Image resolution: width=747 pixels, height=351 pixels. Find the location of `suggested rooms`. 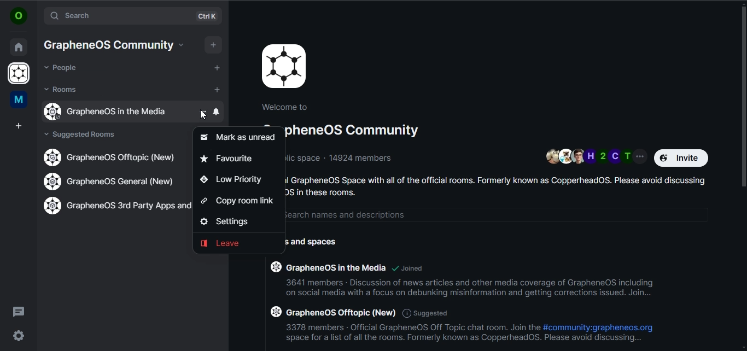

suggested rooms is located at coordinates (84, 135).